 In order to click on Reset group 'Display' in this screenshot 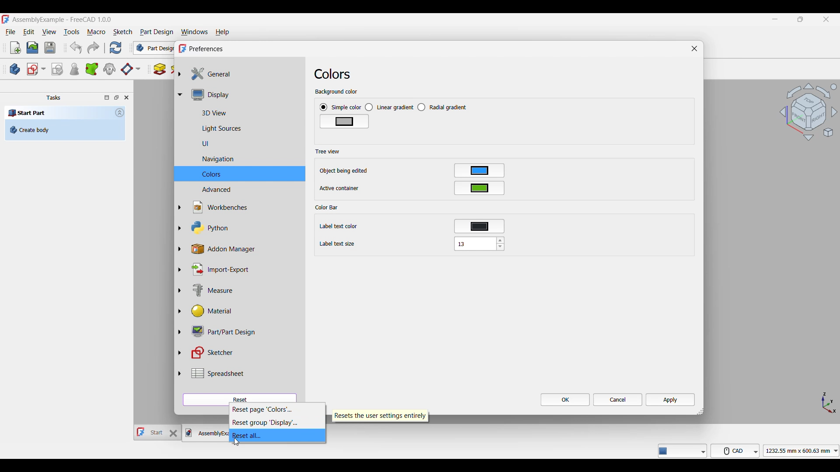, I will do `click(277, 423)`.